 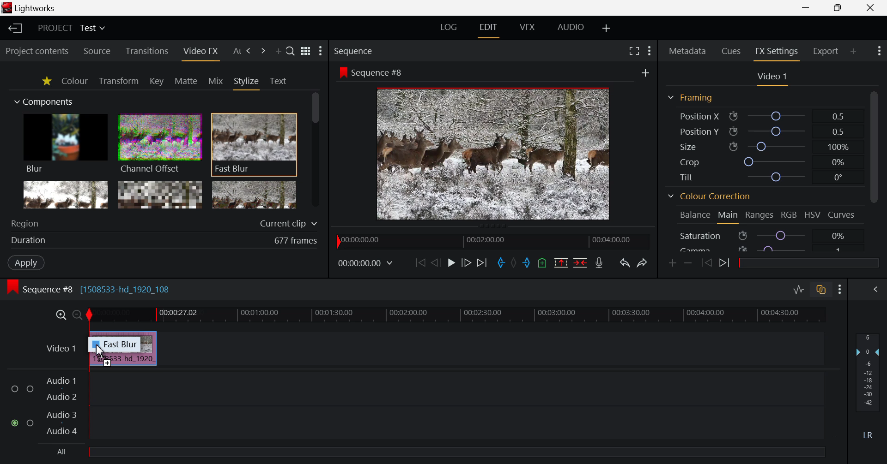 I want to click on Show Settings, so click(x=321, y=50).